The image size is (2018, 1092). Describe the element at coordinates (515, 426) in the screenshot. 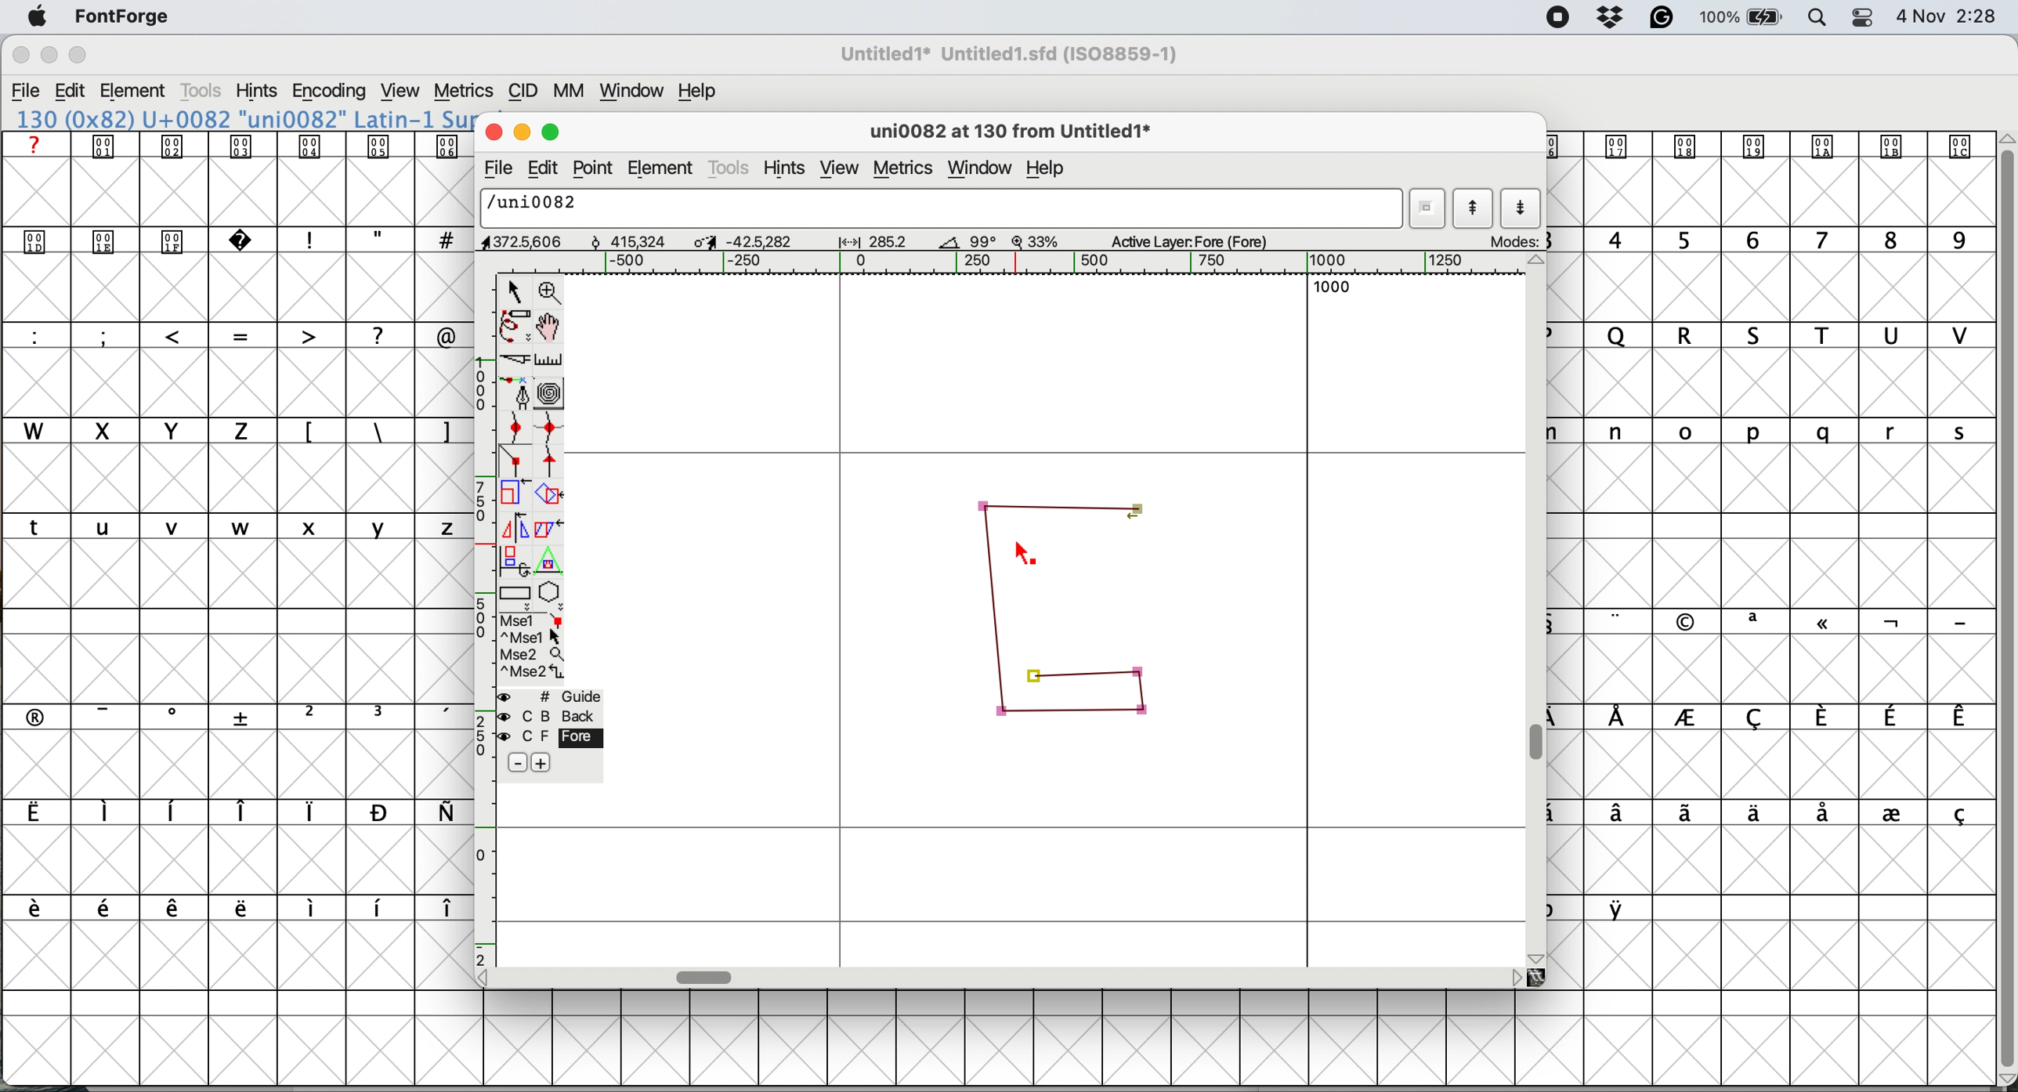

I see `add a curve point` at that location.